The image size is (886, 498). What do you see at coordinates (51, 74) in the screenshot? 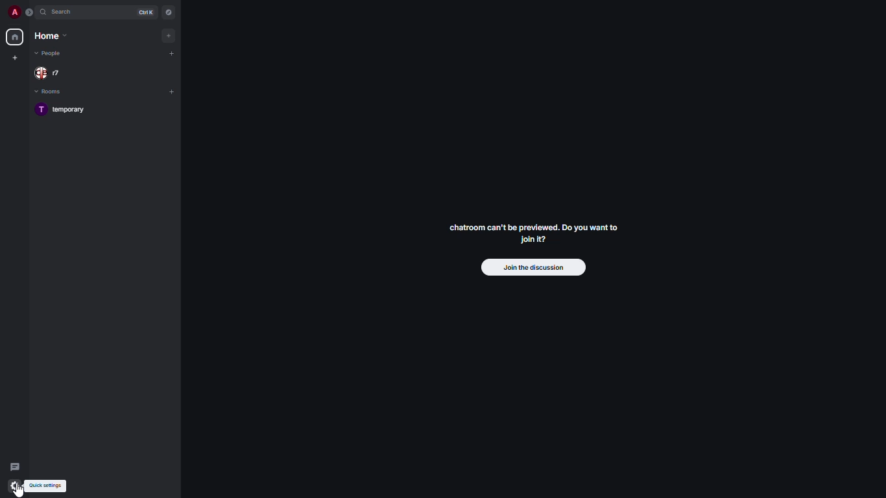
I see `people` at bounding box center [51, 74].